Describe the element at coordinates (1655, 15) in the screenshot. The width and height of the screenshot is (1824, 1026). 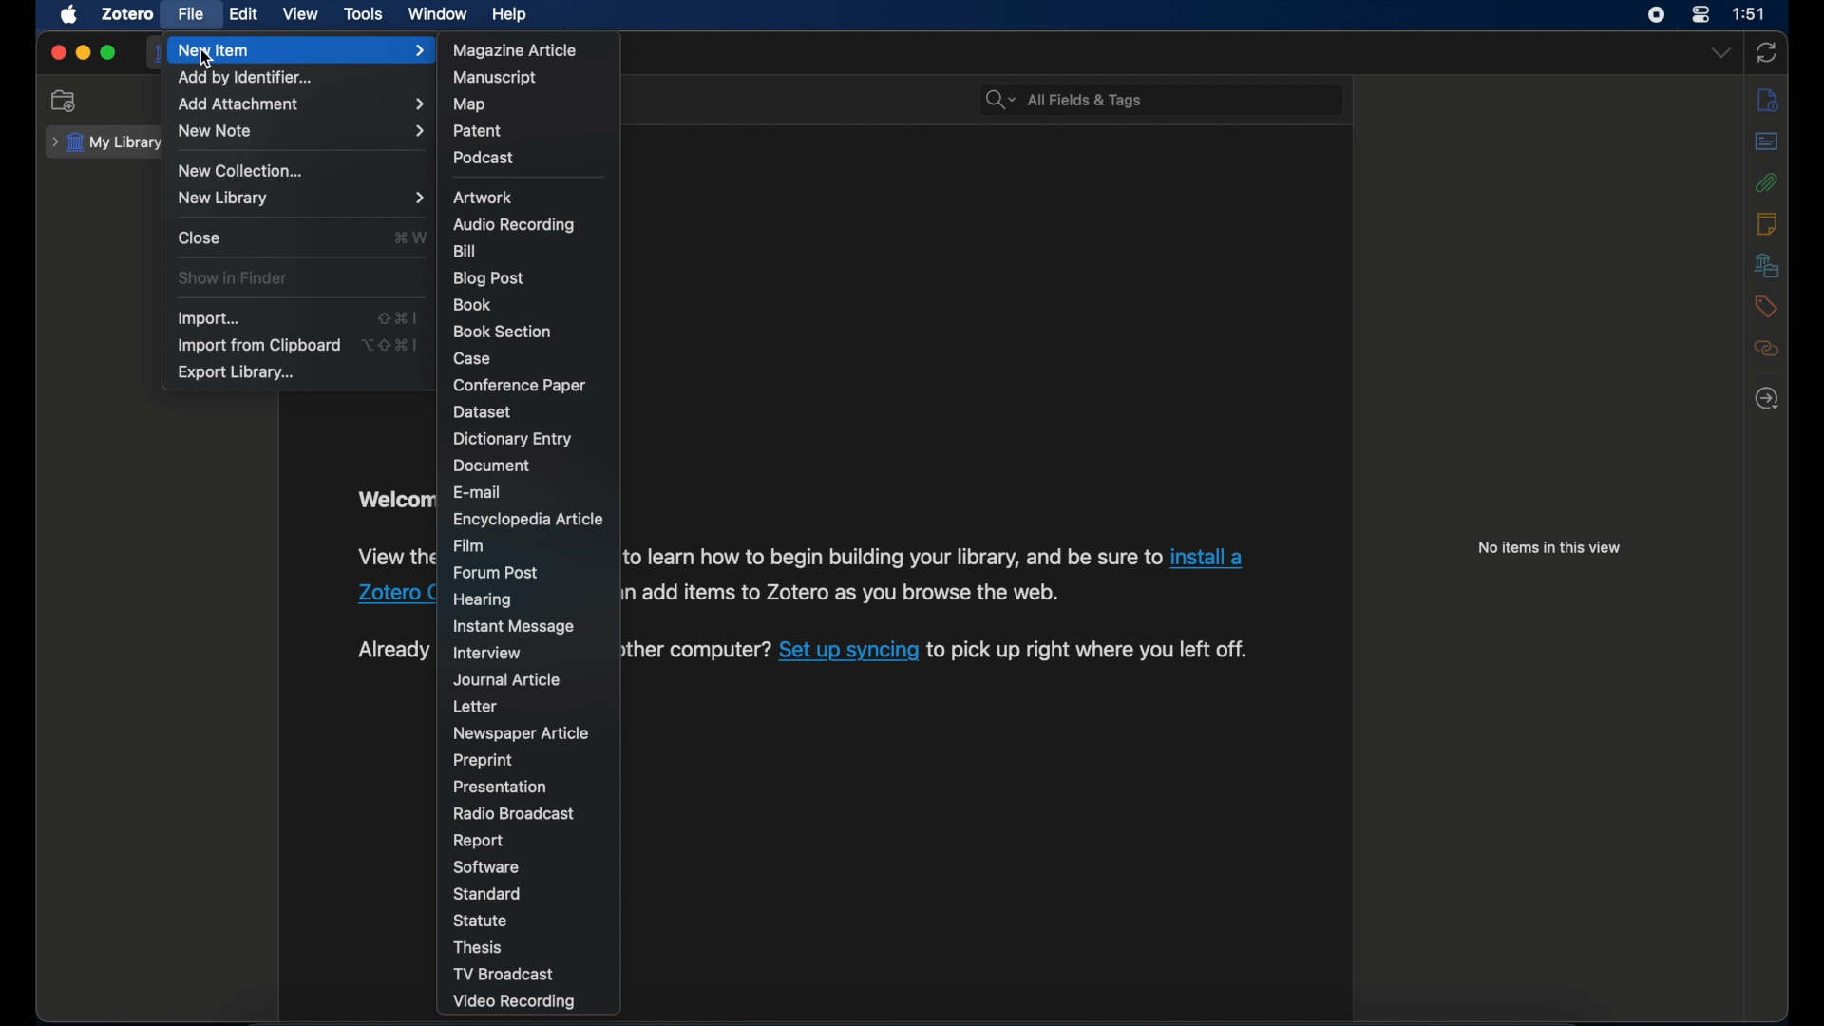
I see `screen  recorder` at that location.